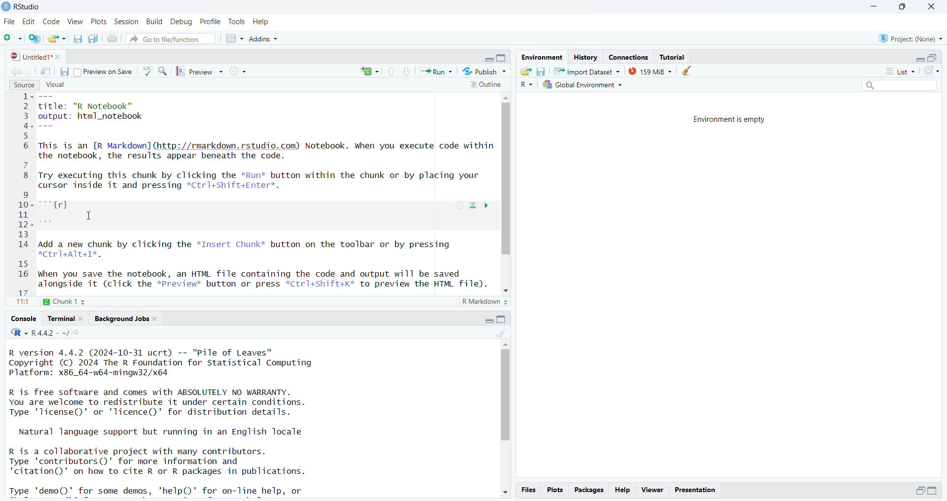  What do you see at coordinates (525, 85) in the screenshot?
I see `R` at bounding box center [525, 85].